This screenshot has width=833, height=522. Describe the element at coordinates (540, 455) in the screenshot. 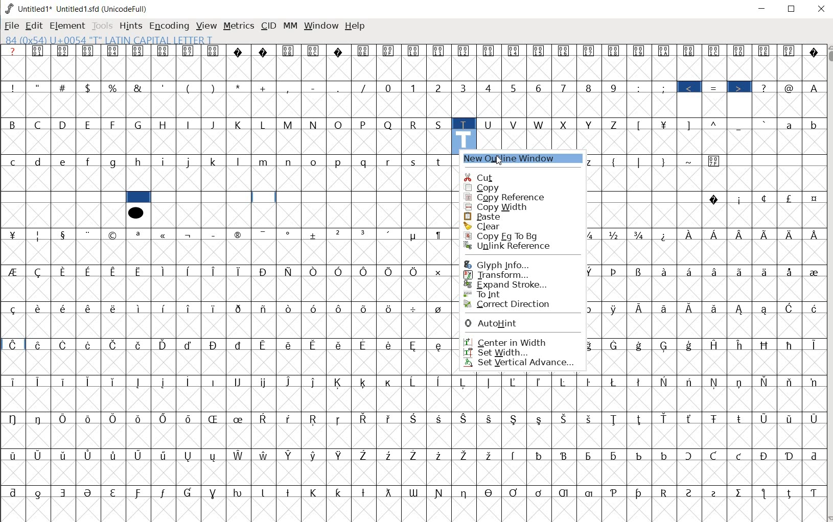

I see `Symbol` at that location.